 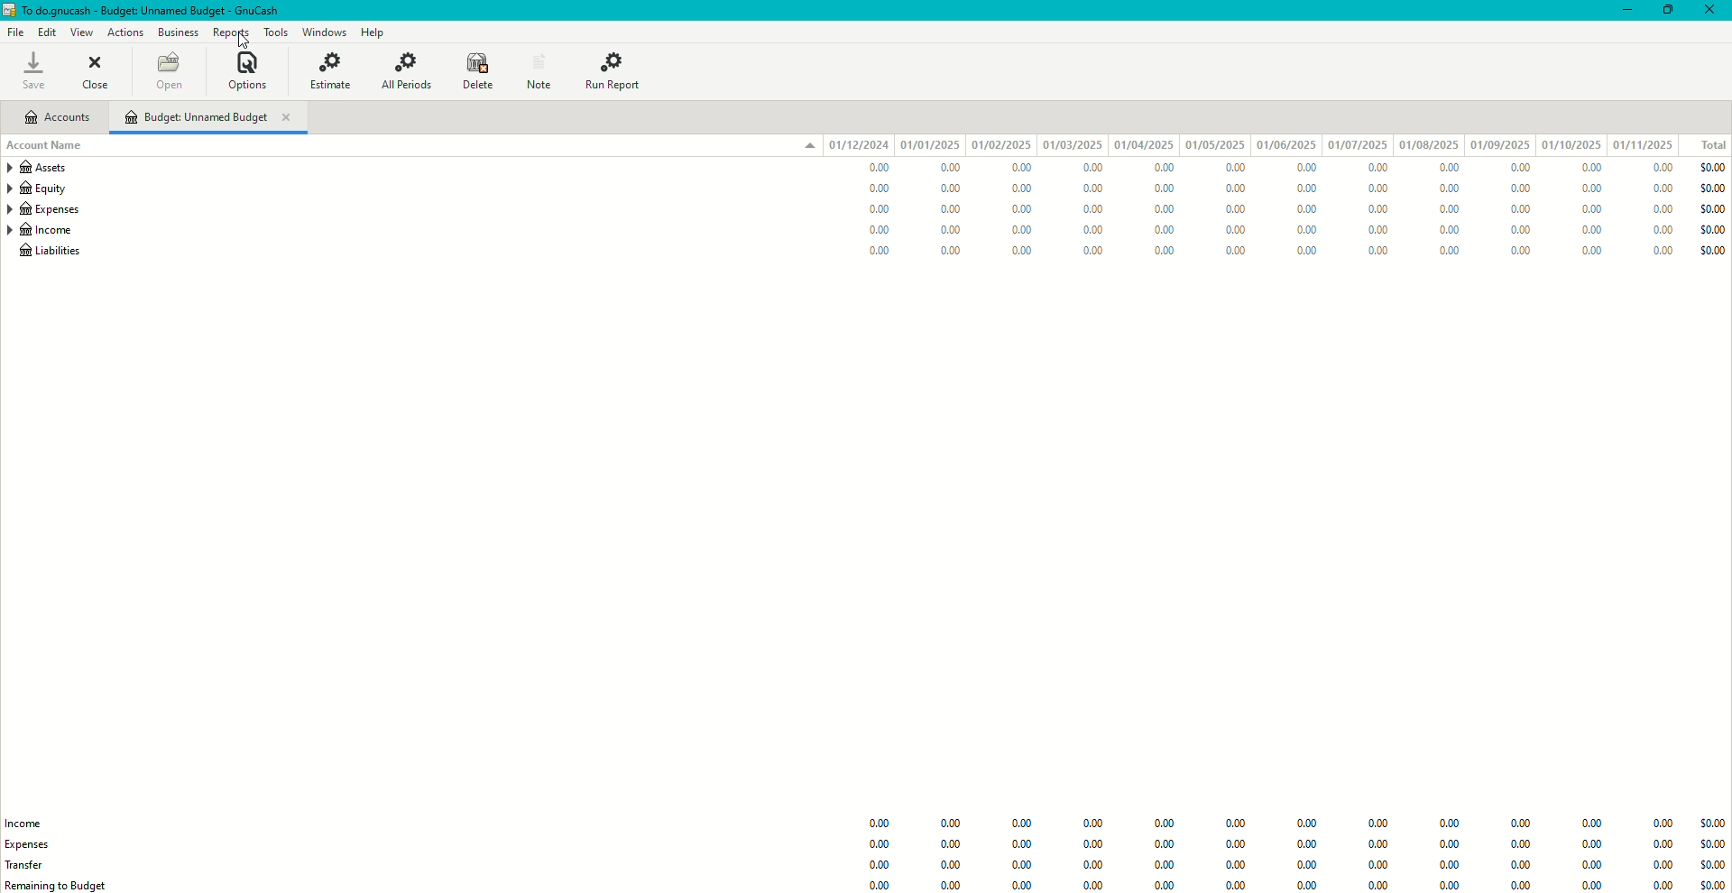 I want to click on Equity, so click(x=41, y=190).